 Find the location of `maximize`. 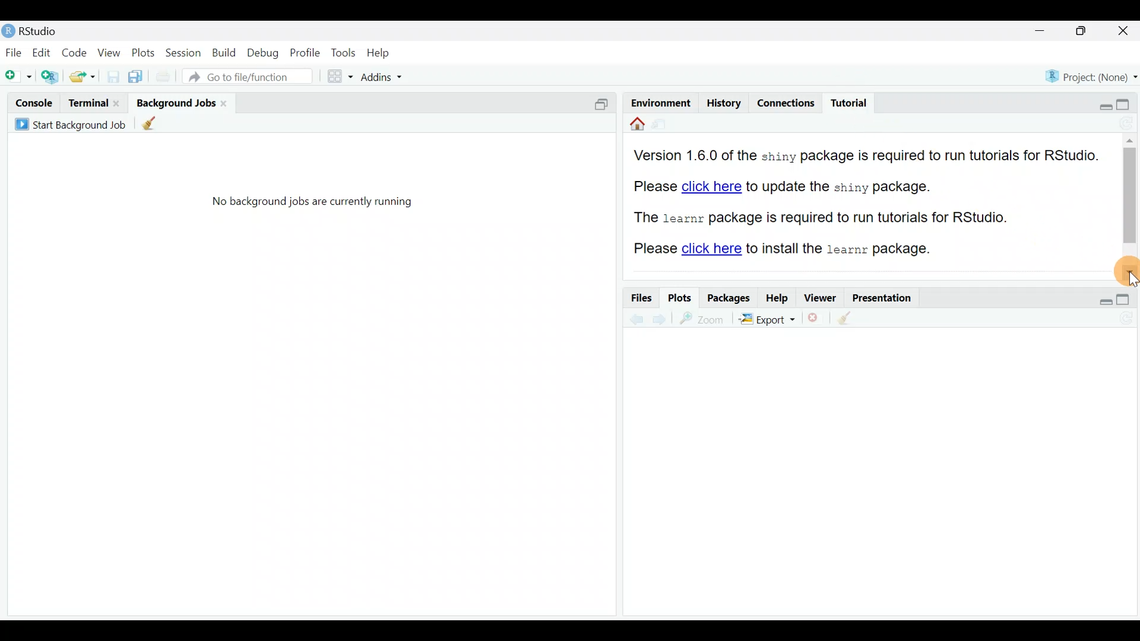

maximize is located at coordinates (1127, 298).